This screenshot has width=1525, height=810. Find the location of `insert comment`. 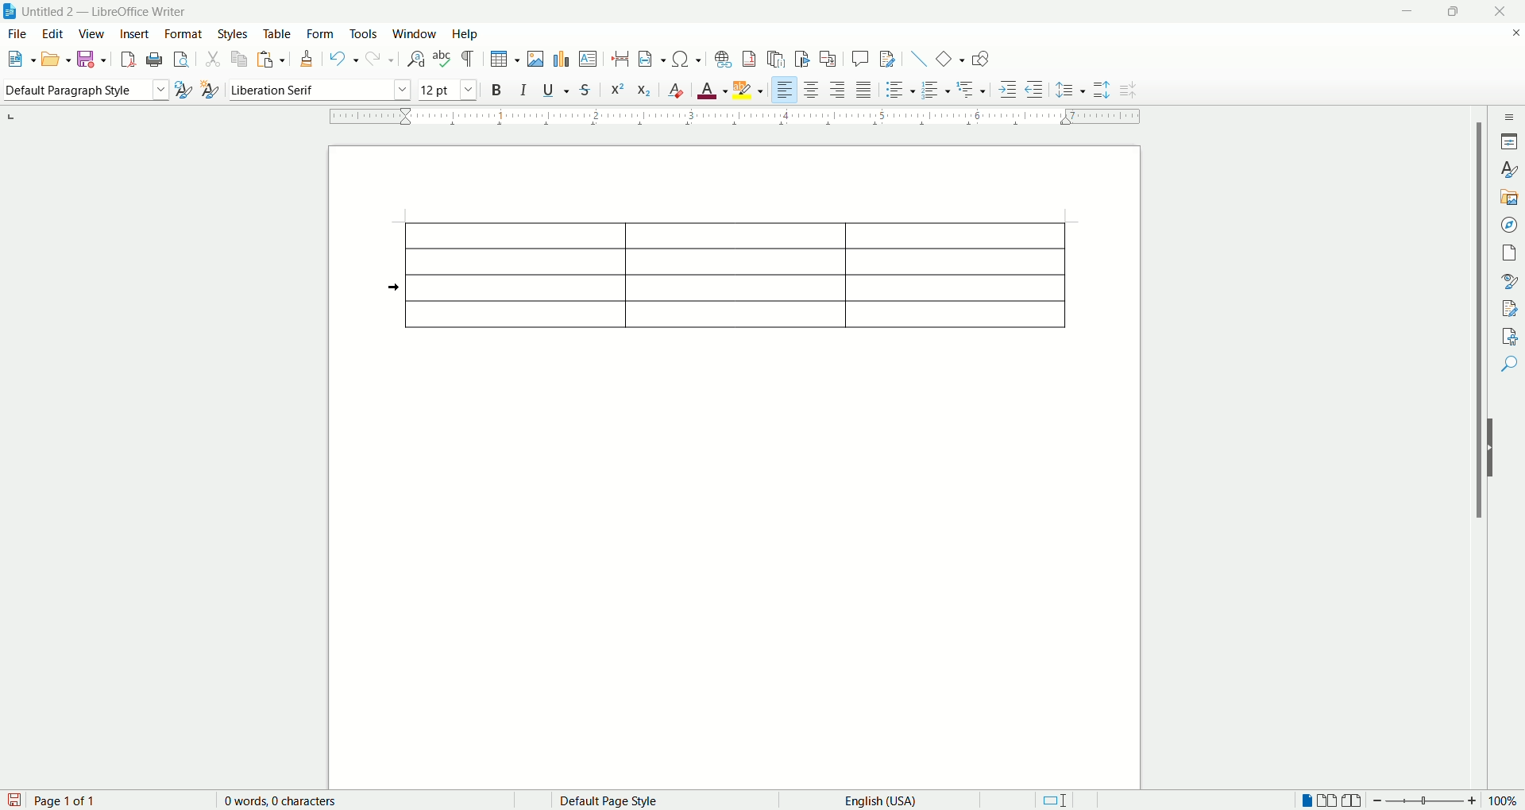

insert comment is located at coordinates (860, 61).